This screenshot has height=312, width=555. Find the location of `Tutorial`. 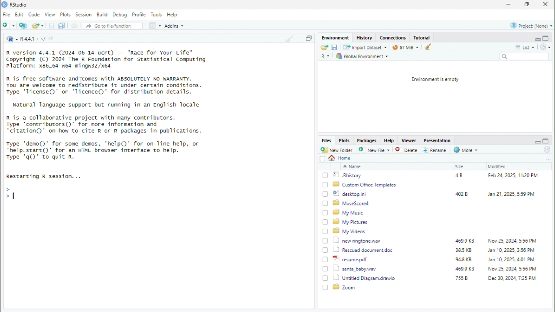

Tutorial is located at coordinates (422, 38).